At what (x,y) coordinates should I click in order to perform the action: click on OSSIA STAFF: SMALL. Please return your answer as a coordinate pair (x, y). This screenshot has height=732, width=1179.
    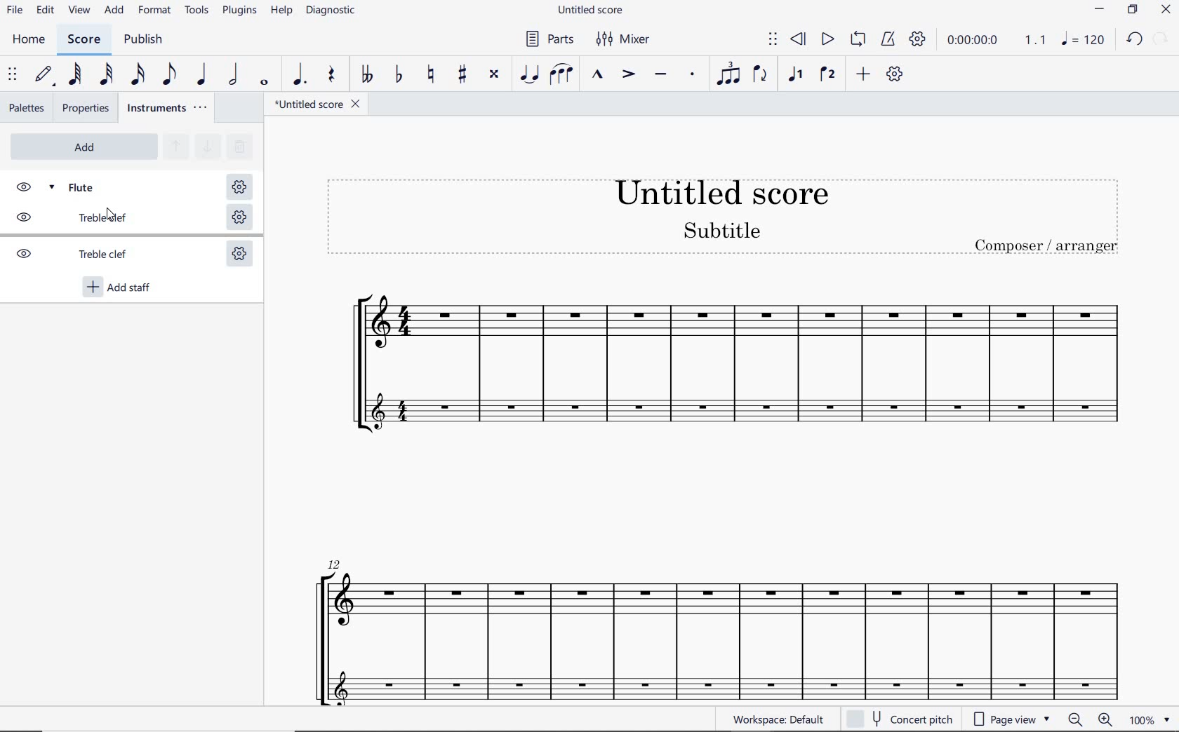
    Looking at the image, I should click on (740, 410).